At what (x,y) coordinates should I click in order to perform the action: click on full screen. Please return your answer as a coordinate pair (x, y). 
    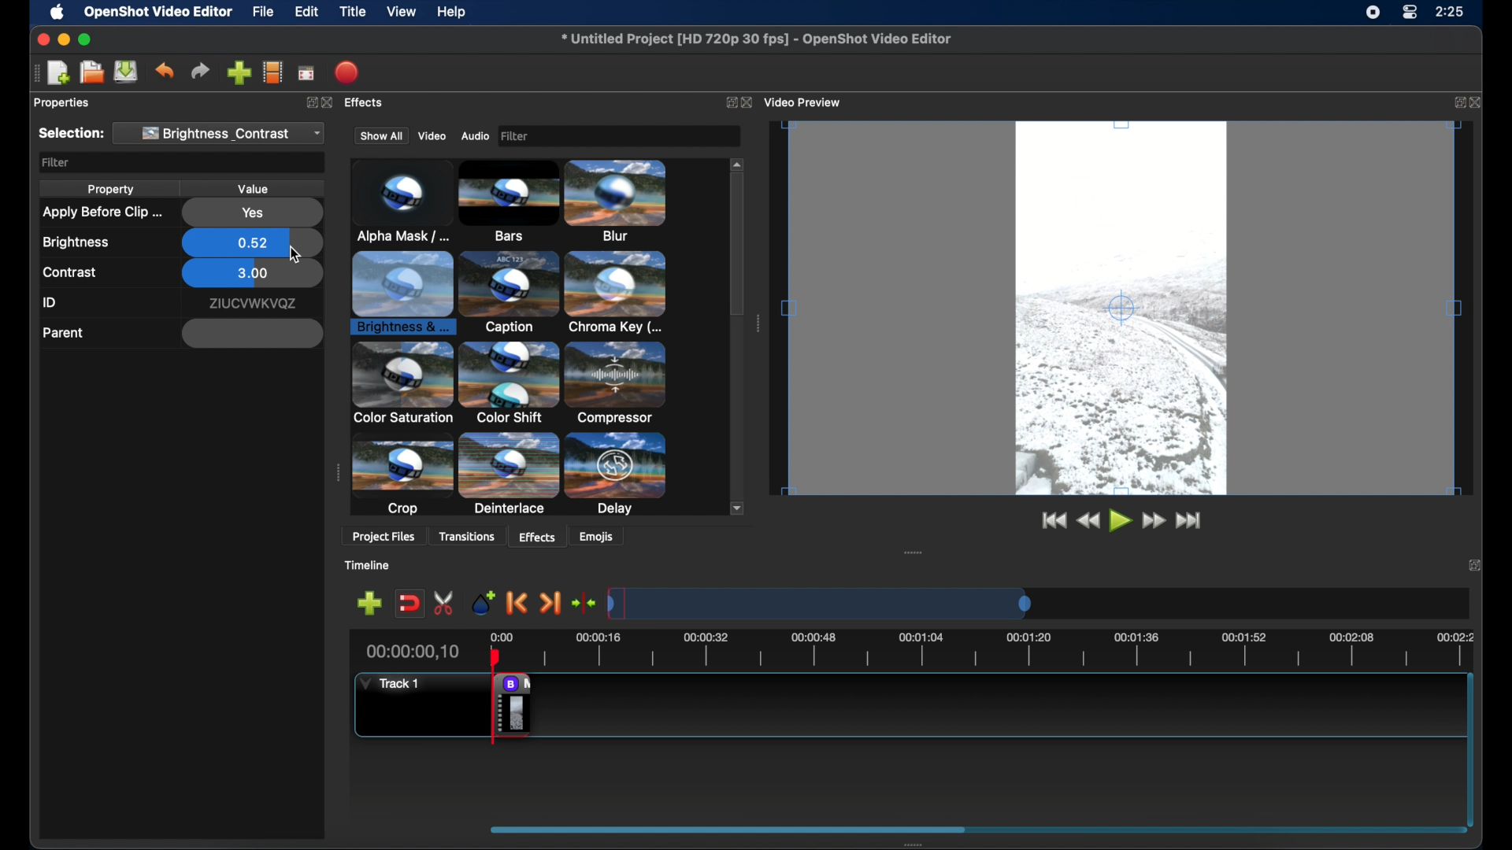
    Looking at the image, I should click on (306, 74).